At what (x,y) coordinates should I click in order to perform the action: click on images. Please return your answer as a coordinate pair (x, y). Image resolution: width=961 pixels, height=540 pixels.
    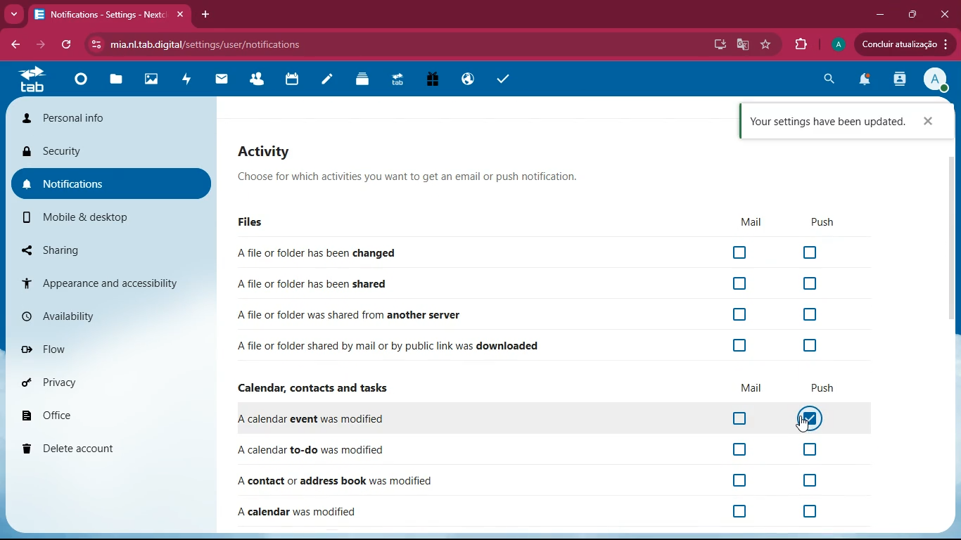
    Looking at the image, I should click on (154, 80).